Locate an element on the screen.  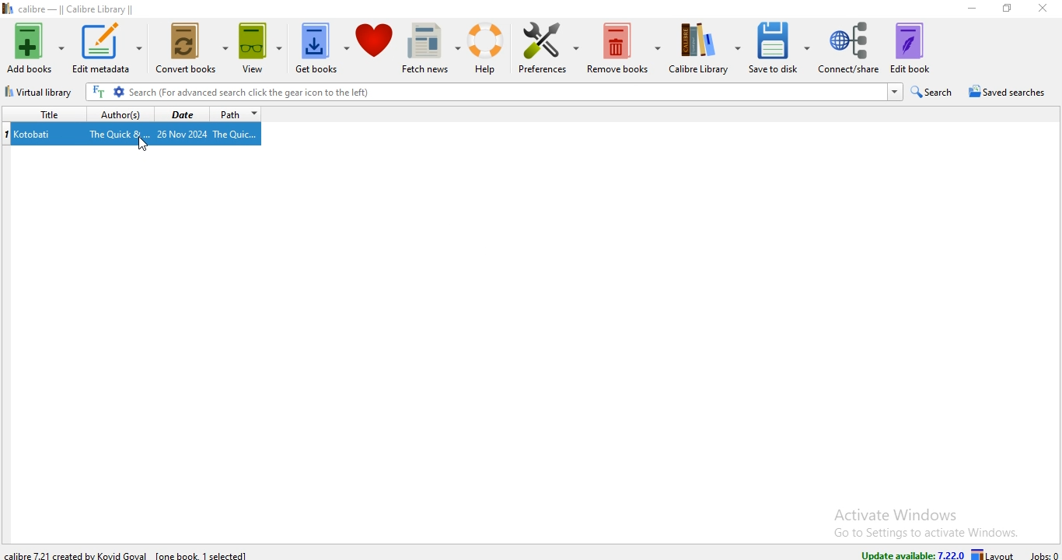
layout is located at coordinates (996, 554).